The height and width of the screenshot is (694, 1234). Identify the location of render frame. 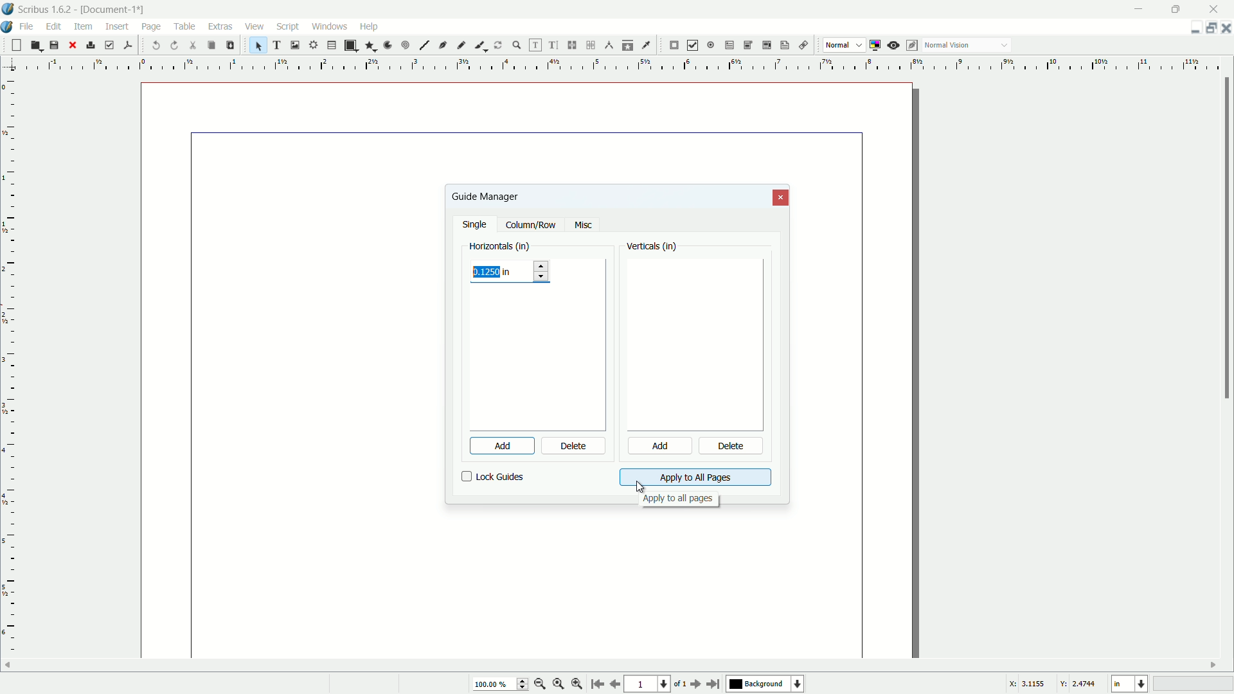
(312, 45).